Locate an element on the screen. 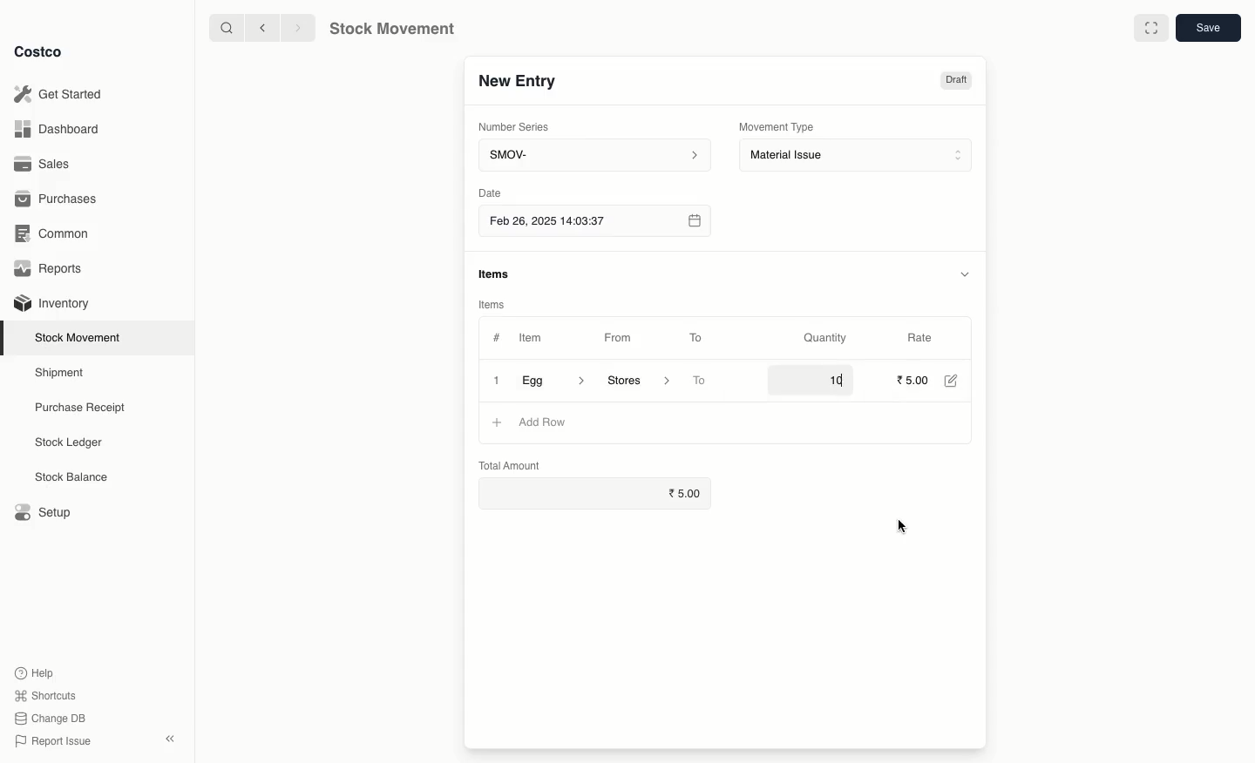 The image size is (1255, 763). Egg is located at coordinates (553, 380).